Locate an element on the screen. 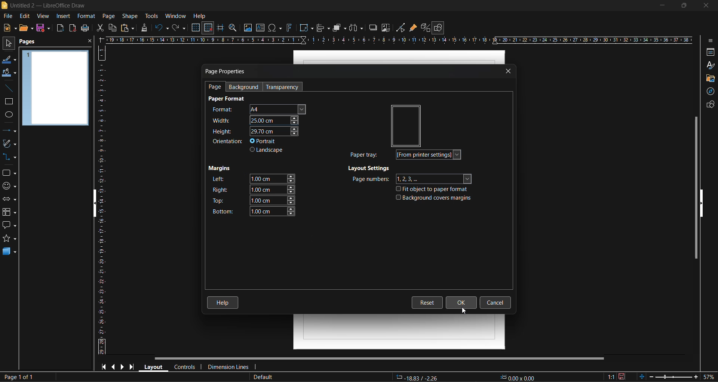 Image resolution: width=718 pixels, height=382 pixels. hide is located at coordinates (705, 204).